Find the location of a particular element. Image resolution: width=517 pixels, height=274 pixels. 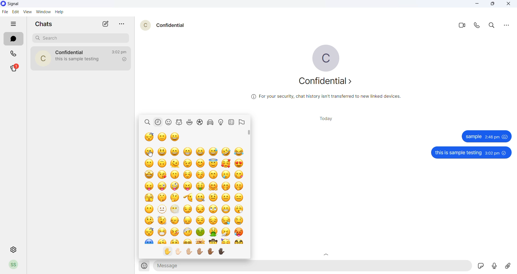

emojis is located at coordinates (143, 266).